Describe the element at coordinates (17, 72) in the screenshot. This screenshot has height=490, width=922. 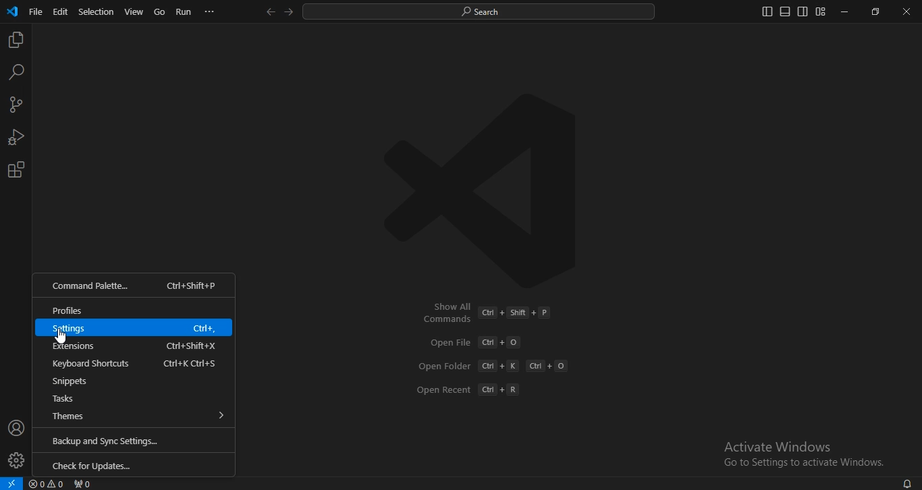
I see `search` at that location.